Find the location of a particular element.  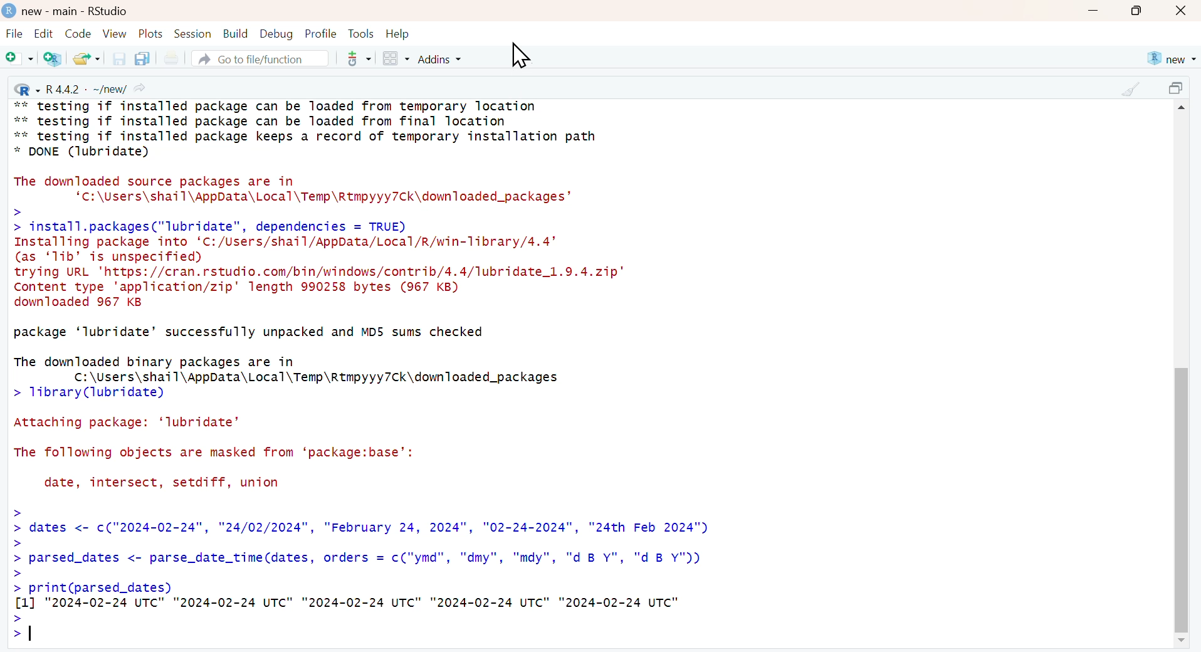

maximize is located at coordinates (1137, 11).